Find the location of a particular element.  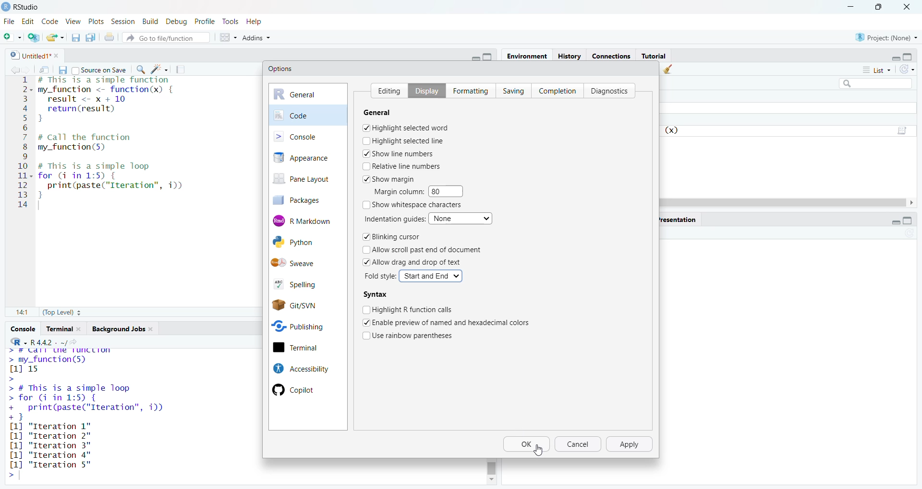

display is located at coordinates (423, 90).